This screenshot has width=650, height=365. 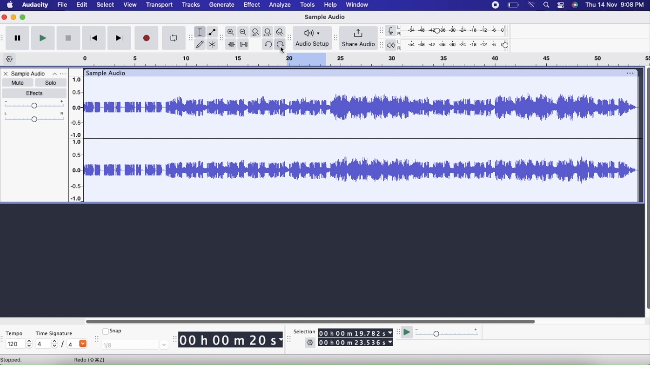 What do you see at coordinates (356, 342) in the screenshot?
I see `00 h 00 m 23.536s` at bounding box center [356, 342].